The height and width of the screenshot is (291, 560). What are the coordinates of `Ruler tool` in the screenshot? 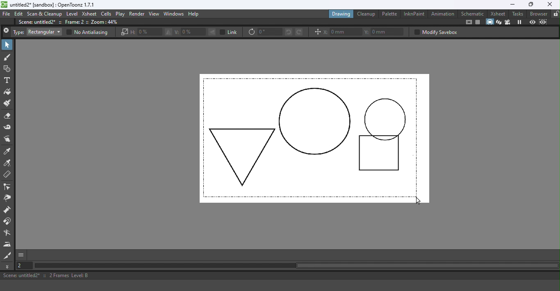 It's located at (7, 175).